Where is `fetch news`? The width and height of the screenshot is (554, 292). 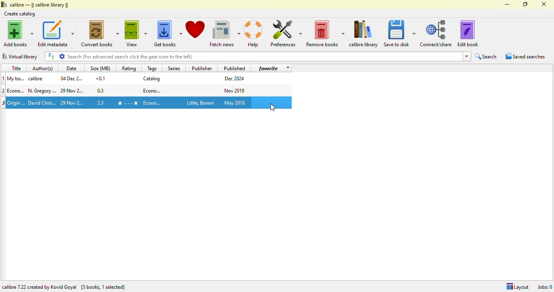 fetch news is located at coordinates (225, 34).